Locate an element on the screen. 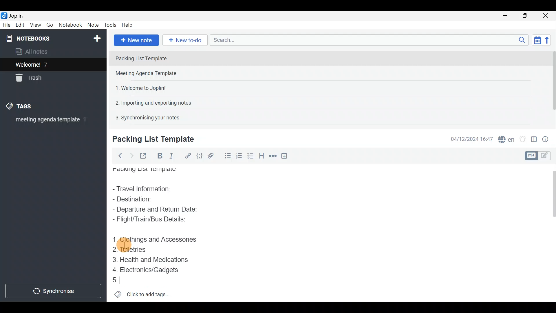  Reverse sort order is located at coordinates (549, 40).